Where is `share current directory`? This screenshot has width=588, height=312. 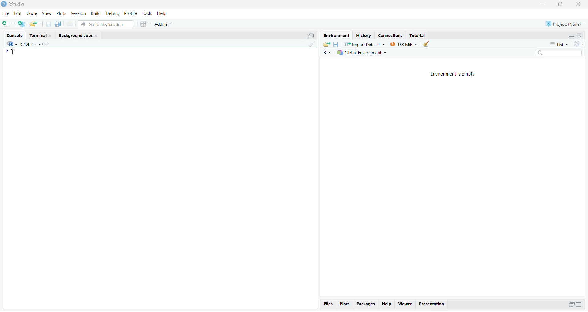 share current directory is located at coordinates (44, 45).